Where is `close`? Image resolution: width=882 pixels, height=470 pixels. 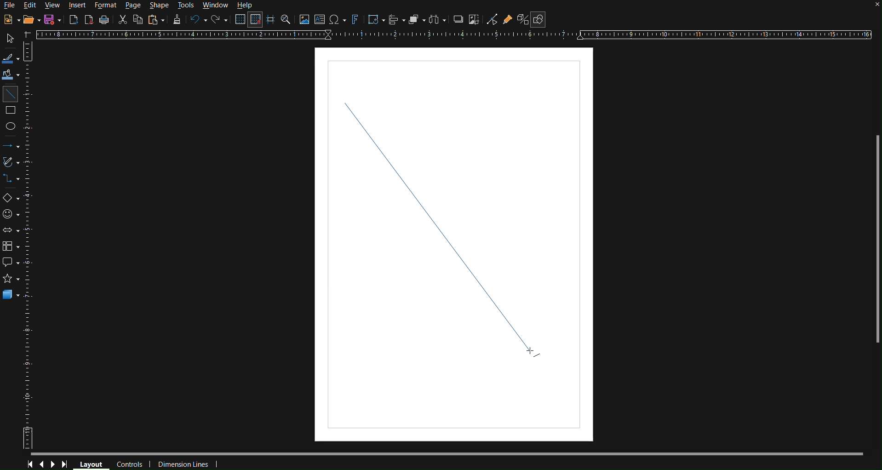 close is located at coordinates (873, 6).